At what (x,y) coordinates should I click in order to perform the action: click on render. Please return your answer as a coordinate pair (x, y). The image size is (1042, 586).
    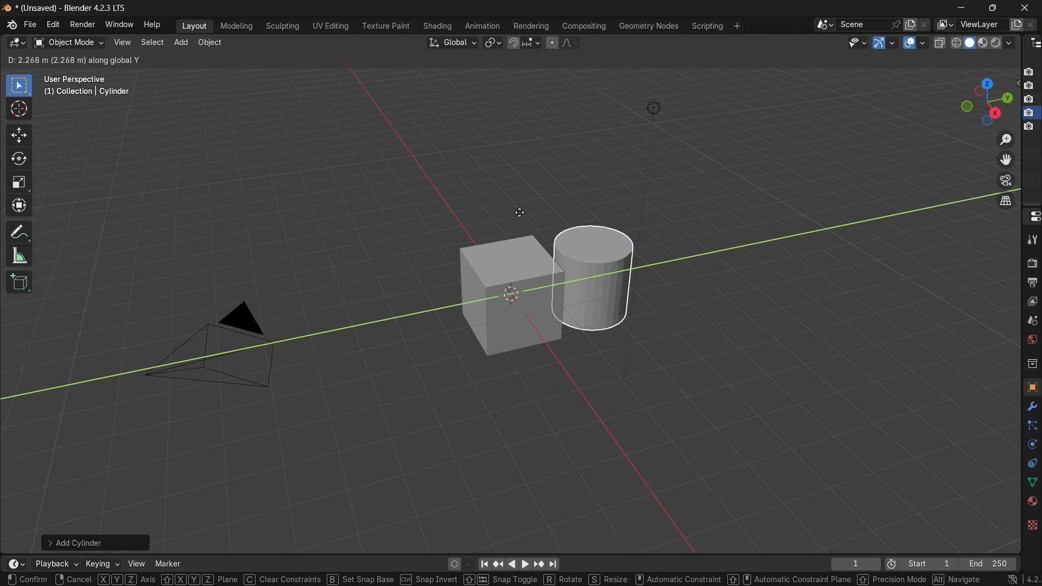
    Looking at the image, I should click on (1004, 42).